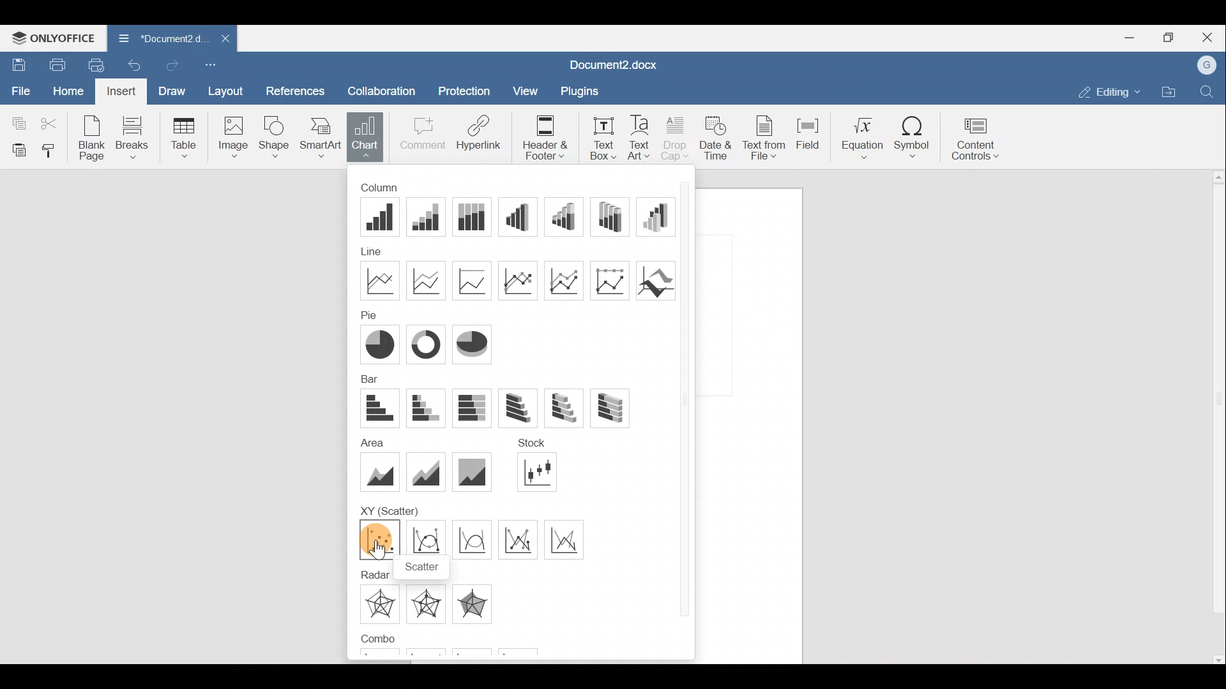  What do you see at coordinates (568, 281) in the screenshot?
I see `Stacked Line with markers` at bounding box center [568, 281].